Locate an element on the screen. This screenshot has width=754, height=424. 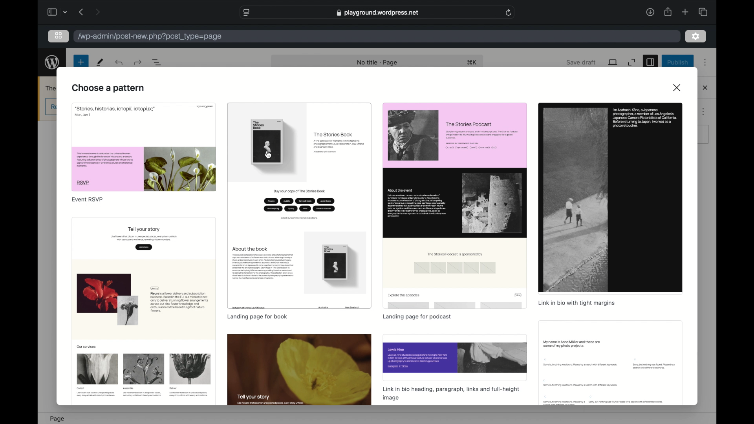
redo is located at coordinates (120, 62).